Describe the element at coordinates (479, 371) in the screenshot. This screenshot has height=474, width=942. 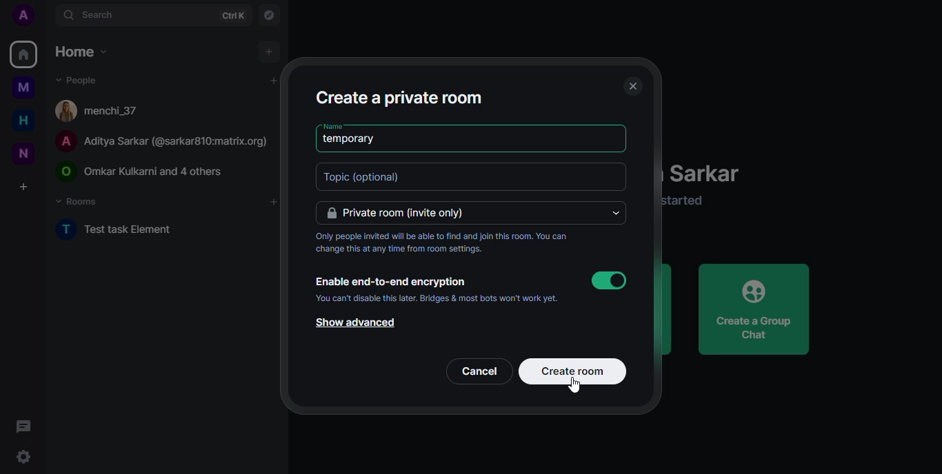
I see `cancel` at that location.